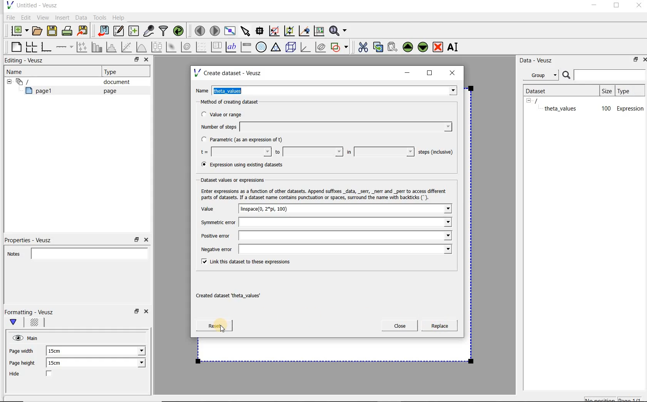  Describe the element at coordinates (529, 100) in the screenshot. I see `hide sub menu` at that location.